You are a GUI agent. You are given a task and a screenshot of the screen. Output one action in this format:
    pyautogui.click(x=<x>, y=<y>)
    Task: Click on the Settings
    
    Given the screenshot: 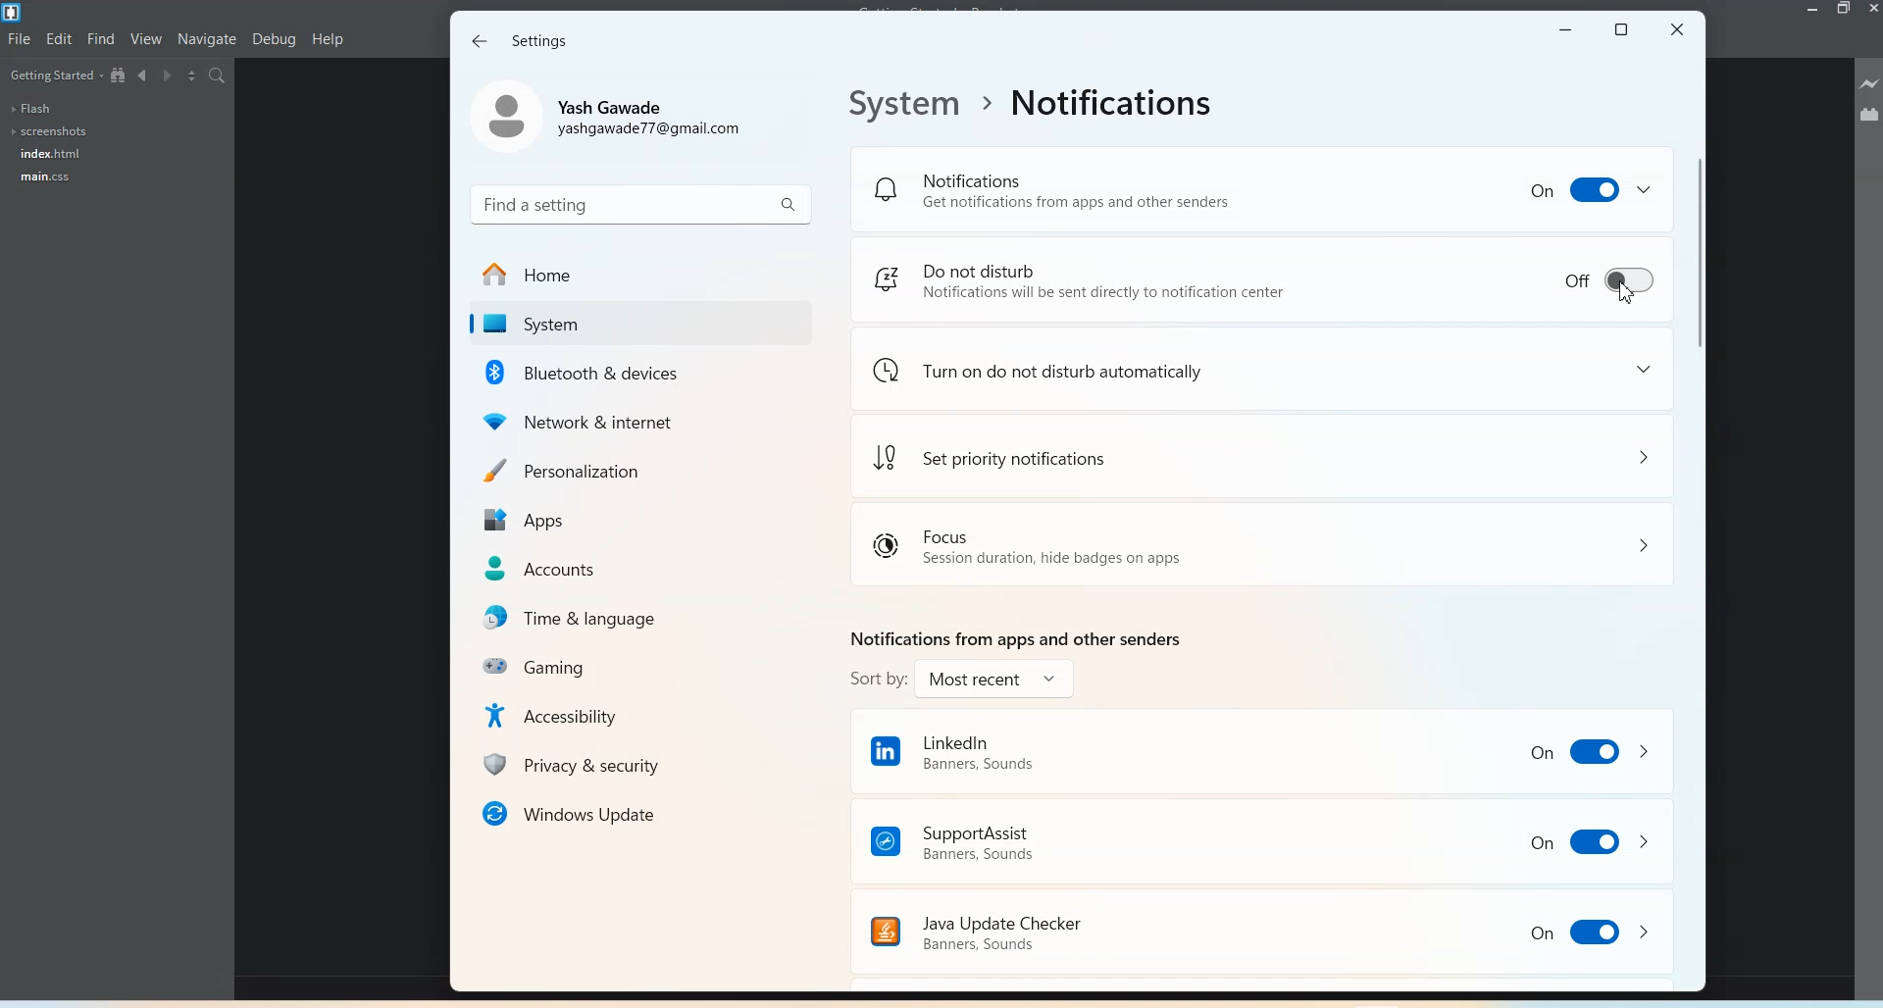 What is the action you would take?
    pyautogui.click(x=541, y=41)
    